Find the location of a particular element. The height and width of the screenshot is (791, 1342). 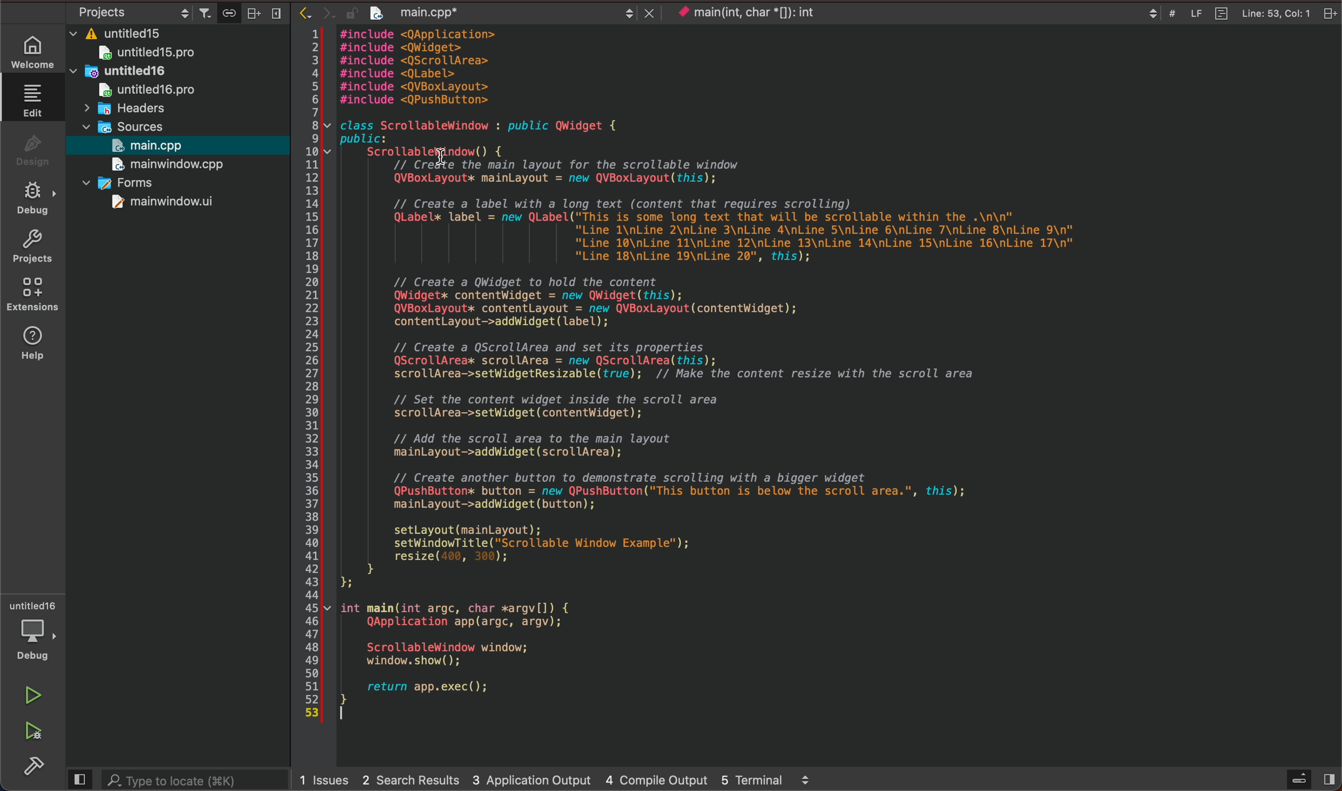

current context is located at coordinates (760, 14).